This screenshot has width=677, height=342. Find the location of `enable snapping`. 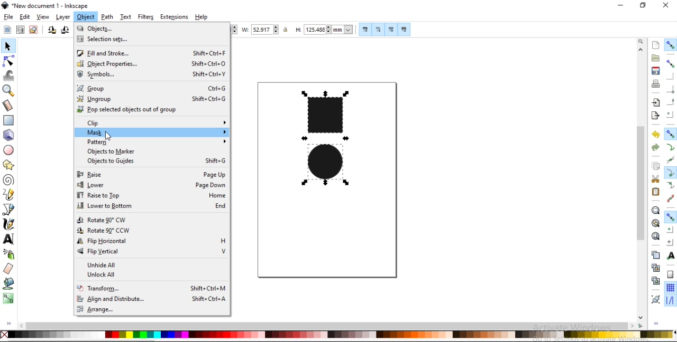

enable snapping is located at coordinates (671, 45).